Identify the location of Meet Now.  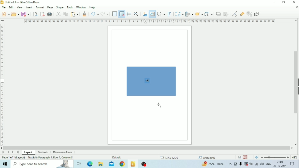
(235, 164).